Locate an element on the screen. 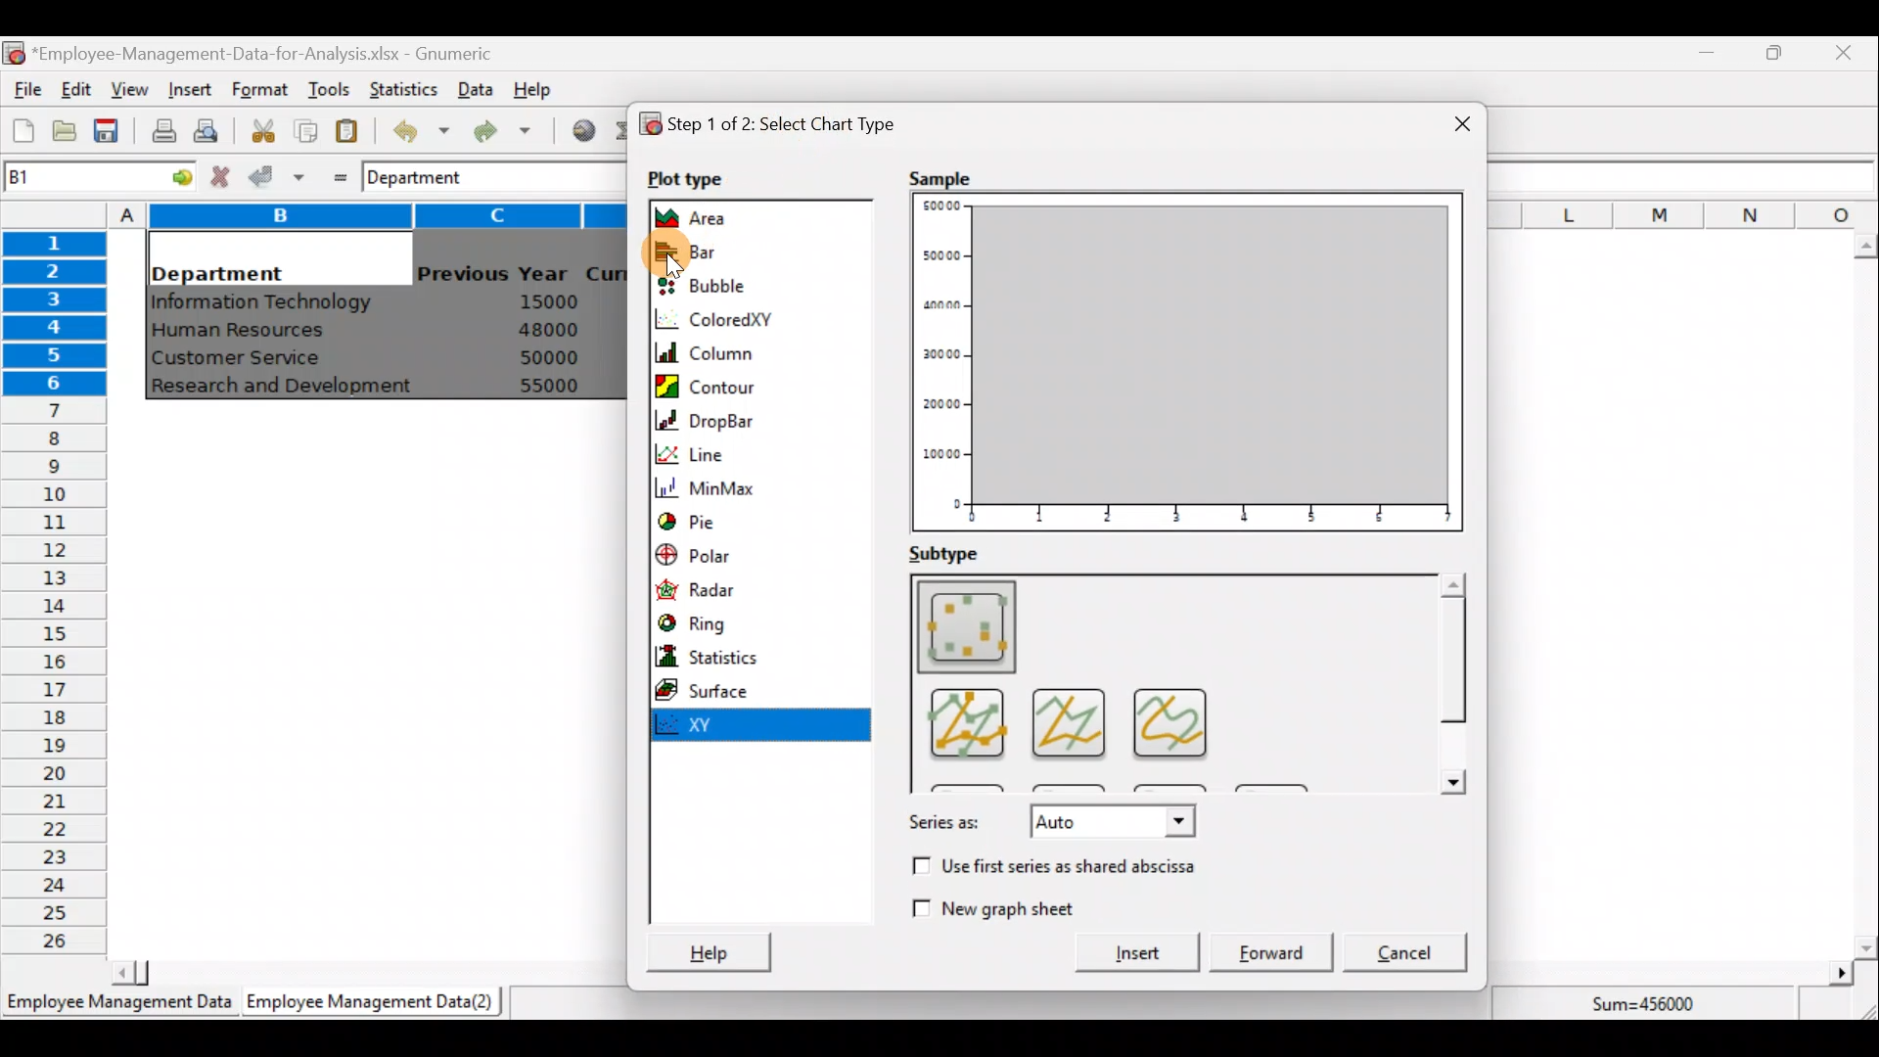 This screenshot has height=1057, width=1879. Print preview is located at coordinates (206, 128).